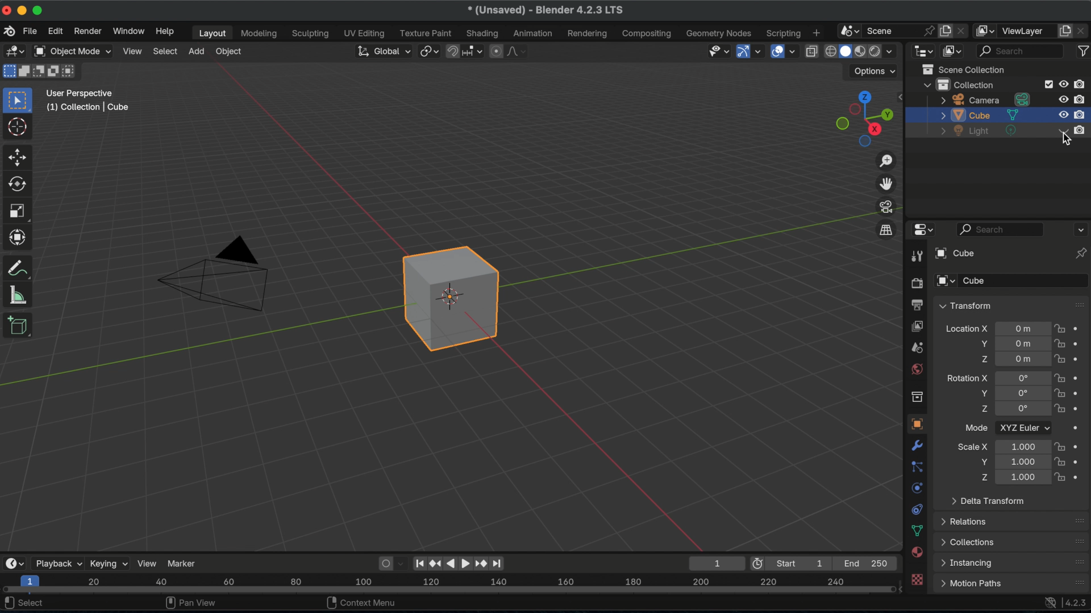 This screenshot has width=1091, height=613. I want to click on auto keying, so click(382, 564).